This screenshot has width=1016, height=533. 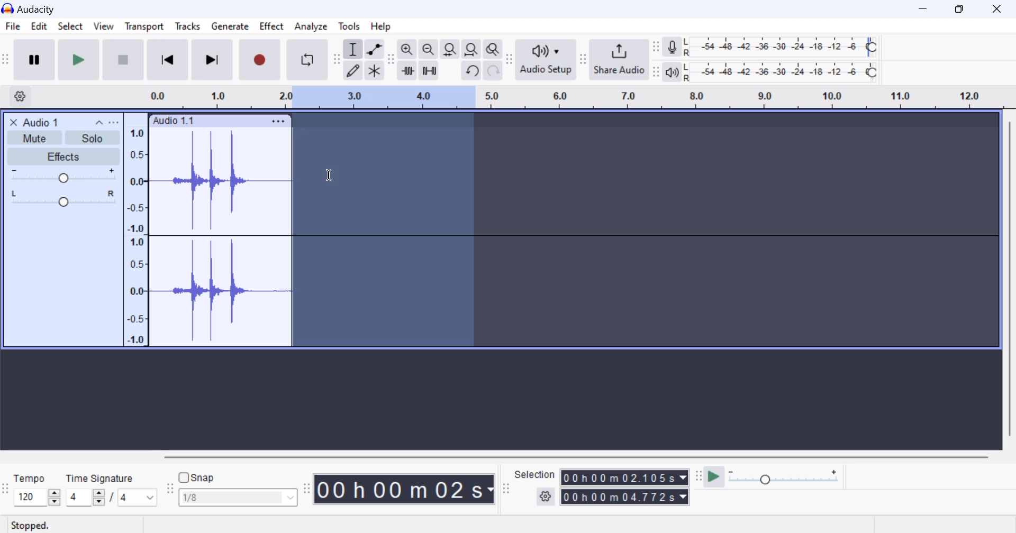 What do you see at coordinates (308, 60) in the screenshot?
I see `Enable Looping` at bounding box center [308, 60].